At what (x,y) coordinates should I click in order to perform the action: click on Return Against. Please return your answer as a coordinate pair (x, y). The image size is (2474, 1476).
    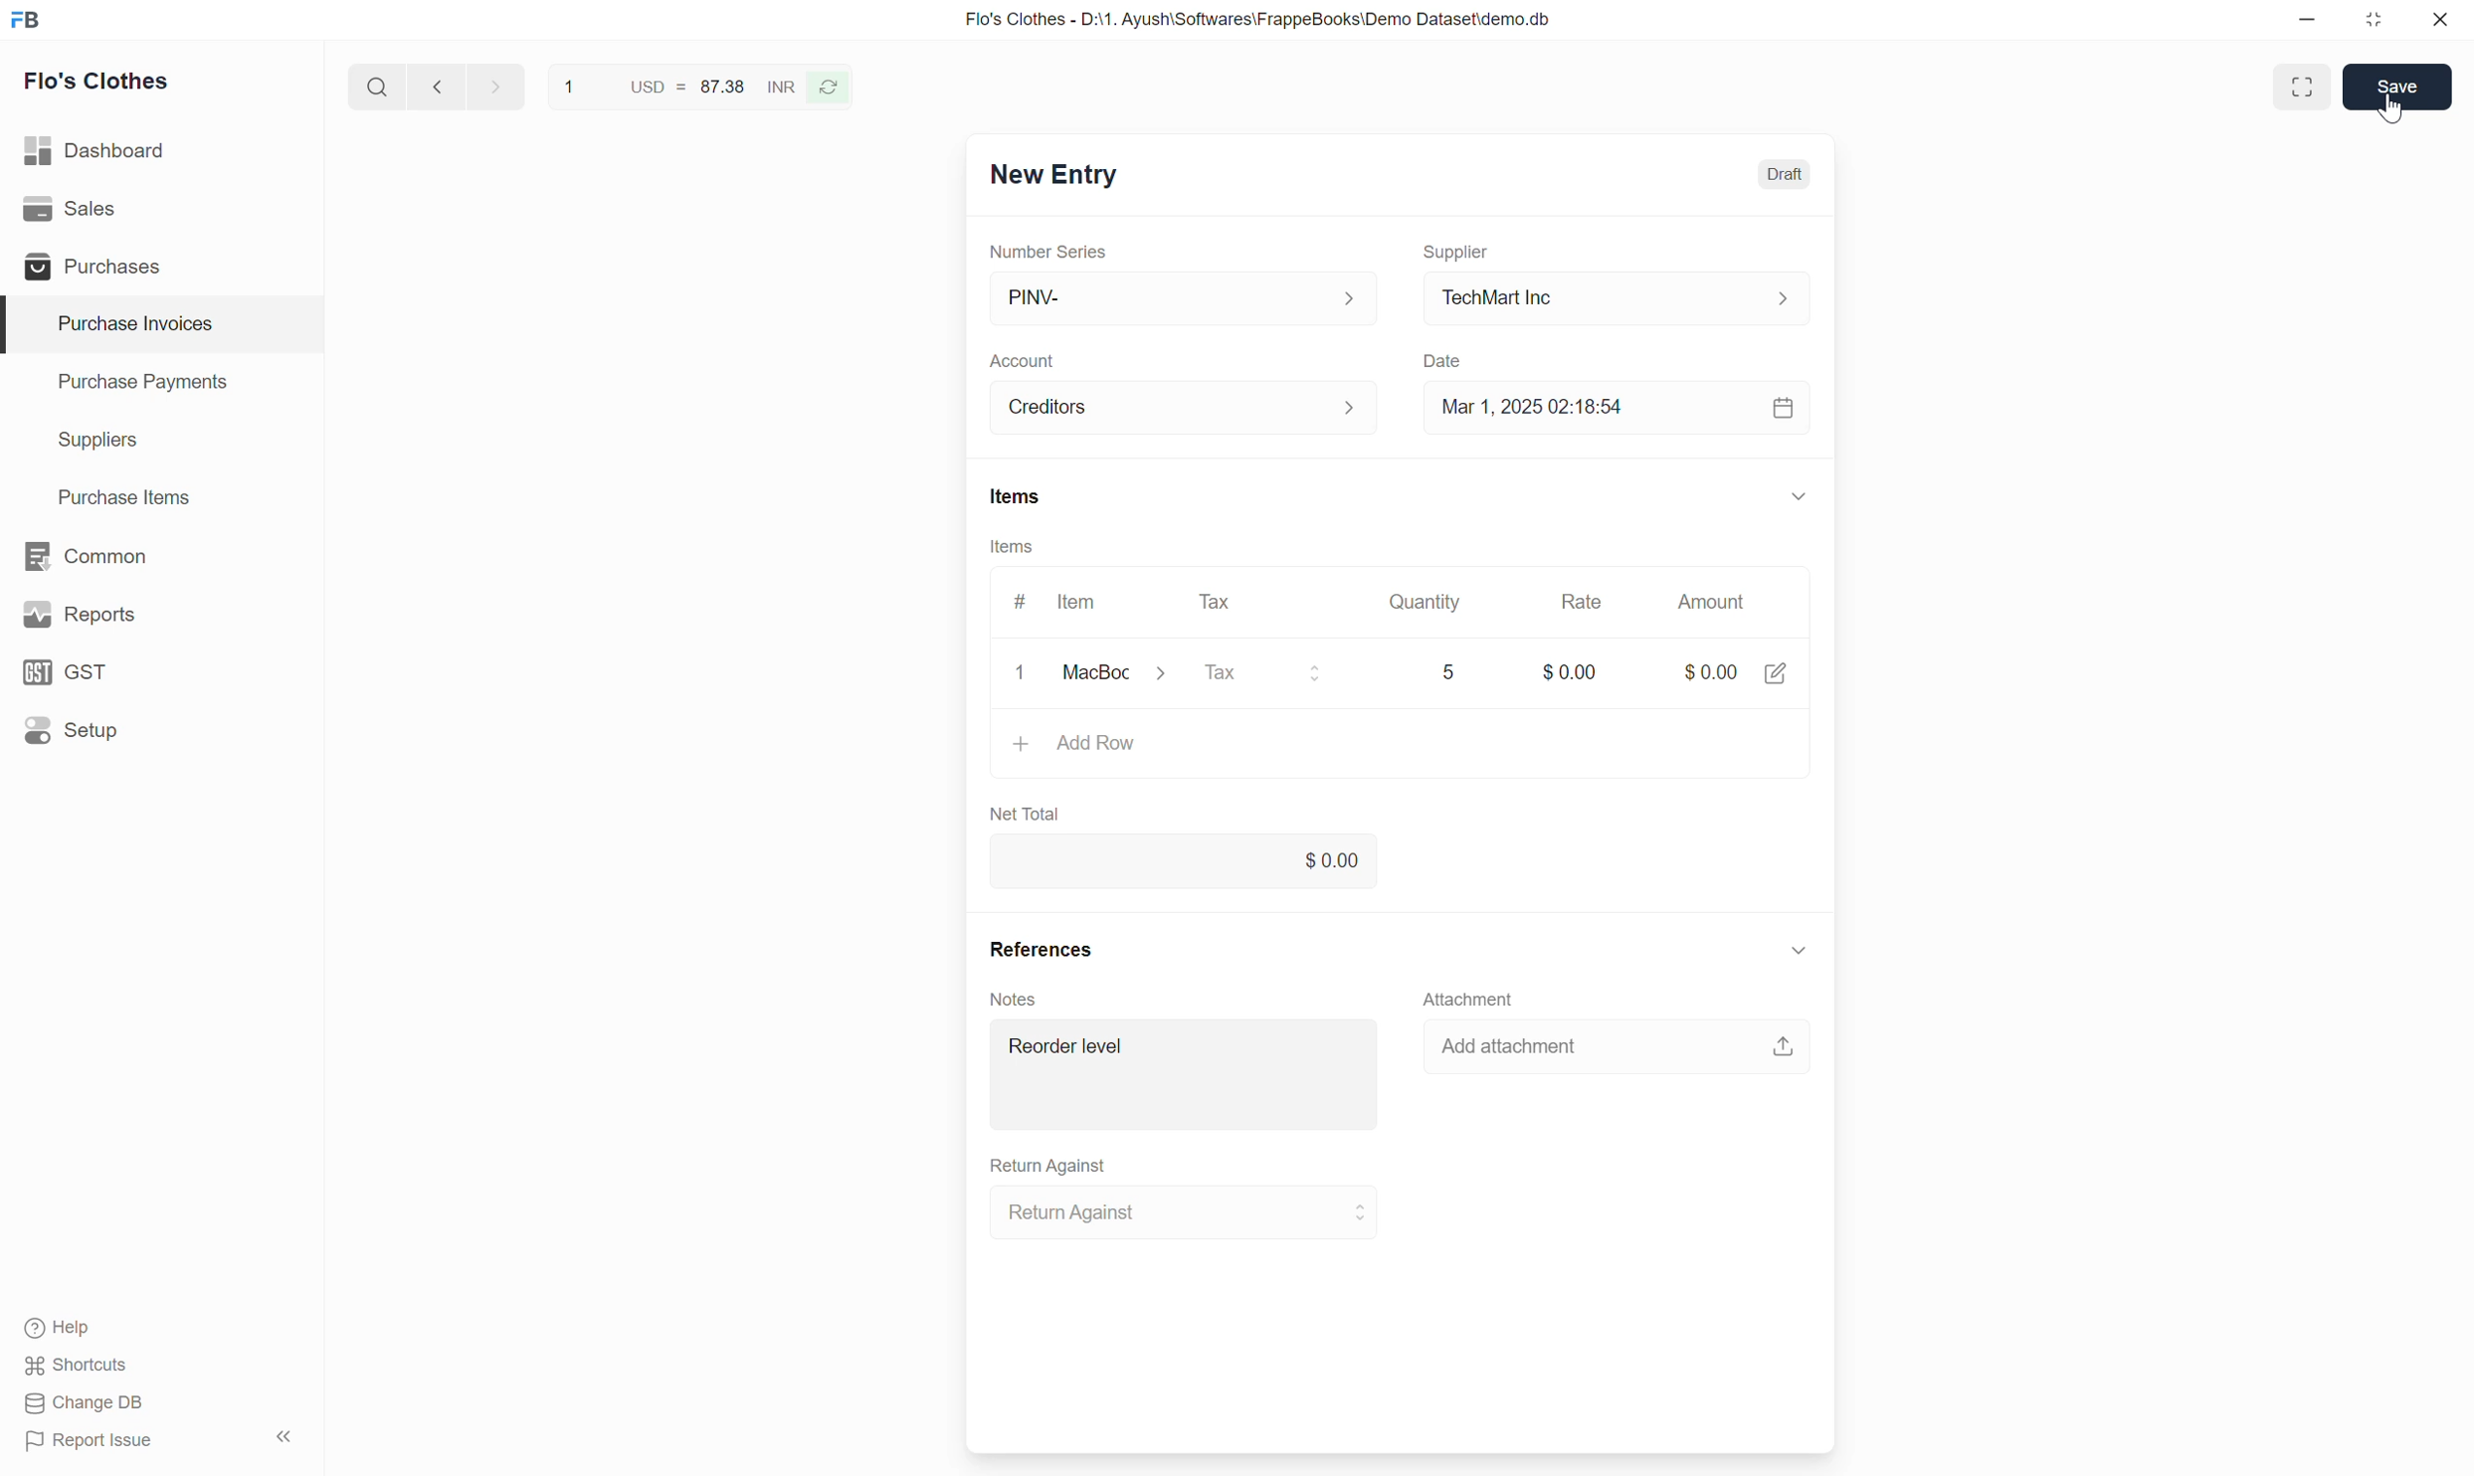
    Looking at the image, I should click on (1049, 1167).